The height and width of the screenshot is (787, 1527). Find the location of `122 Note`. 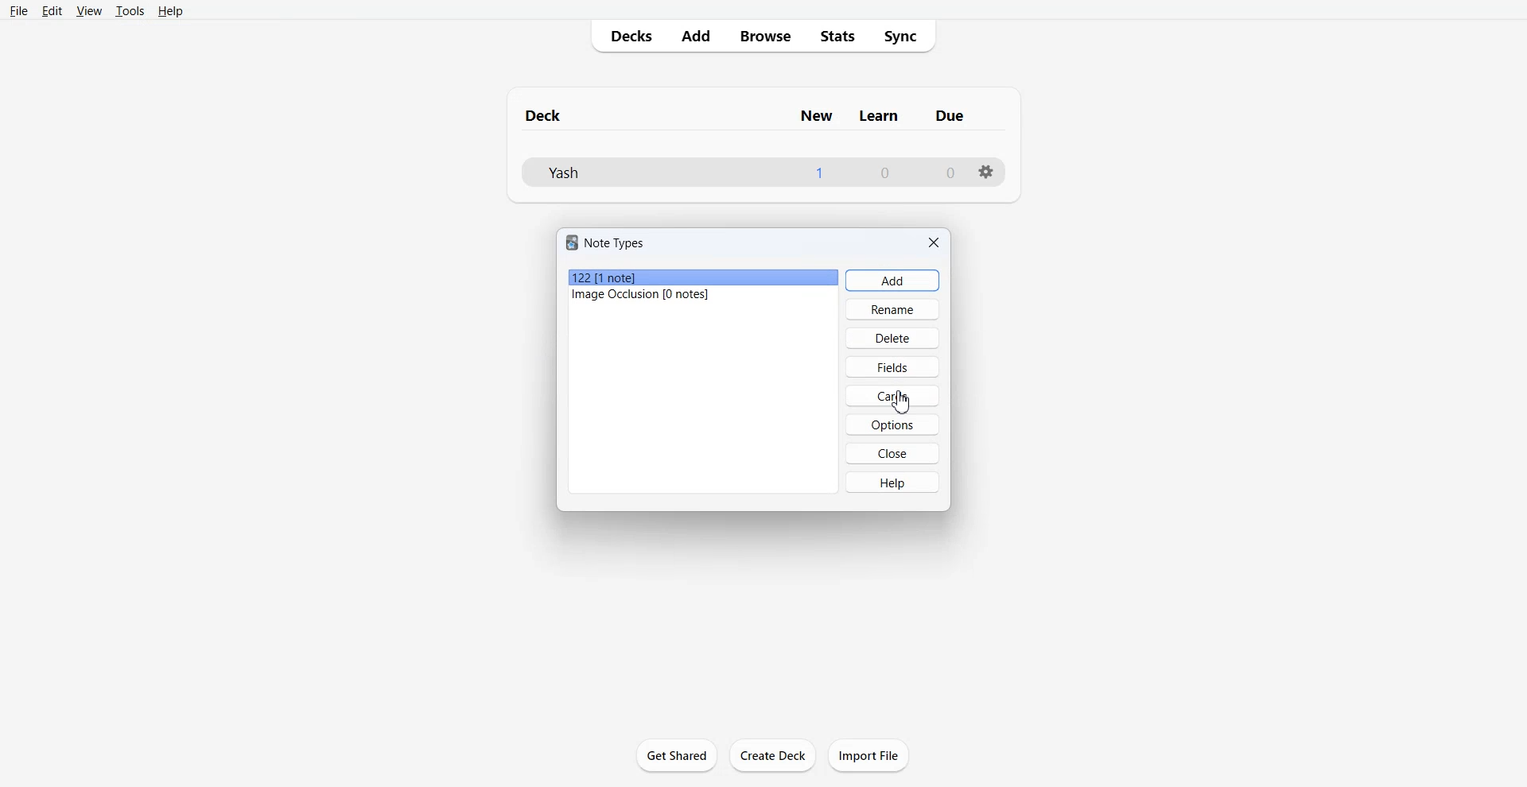

122 Note is located at coordinates (703, 278).